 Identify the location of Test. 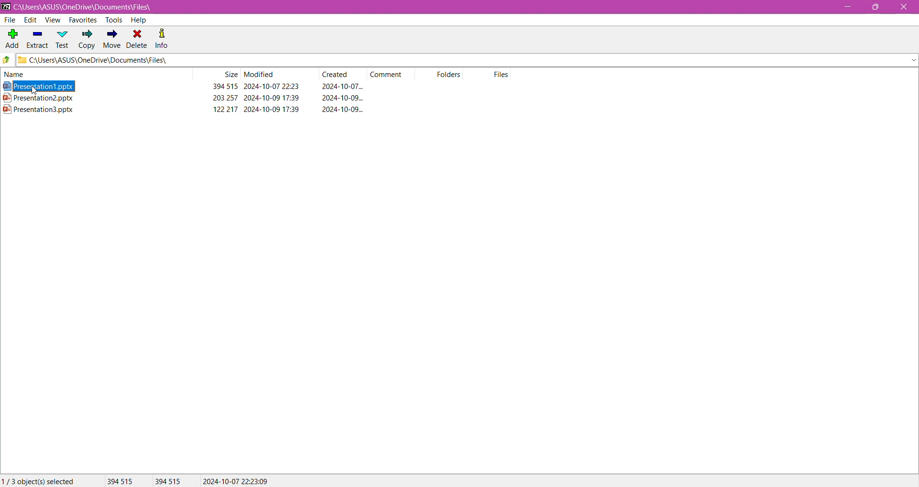
(63, 39).